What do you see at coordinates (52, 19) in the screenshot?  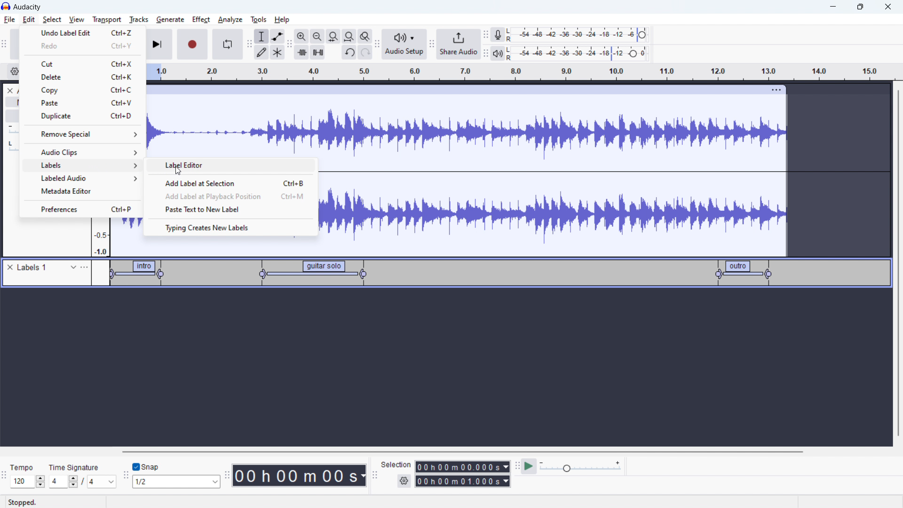 I see `select` at bounding box center [52, 19].